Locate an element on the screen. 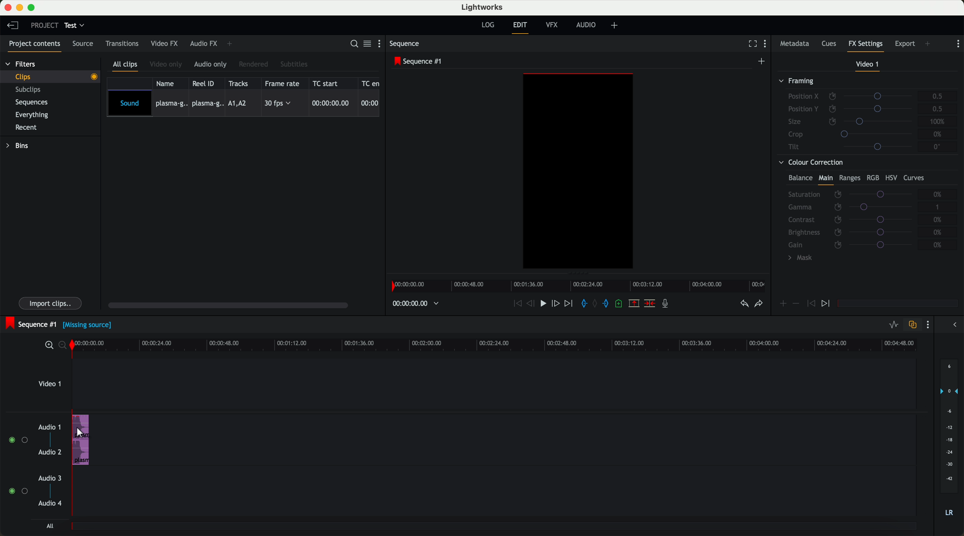 The image size is (964, 536). scroll bar is located at coordinates (232, 306).